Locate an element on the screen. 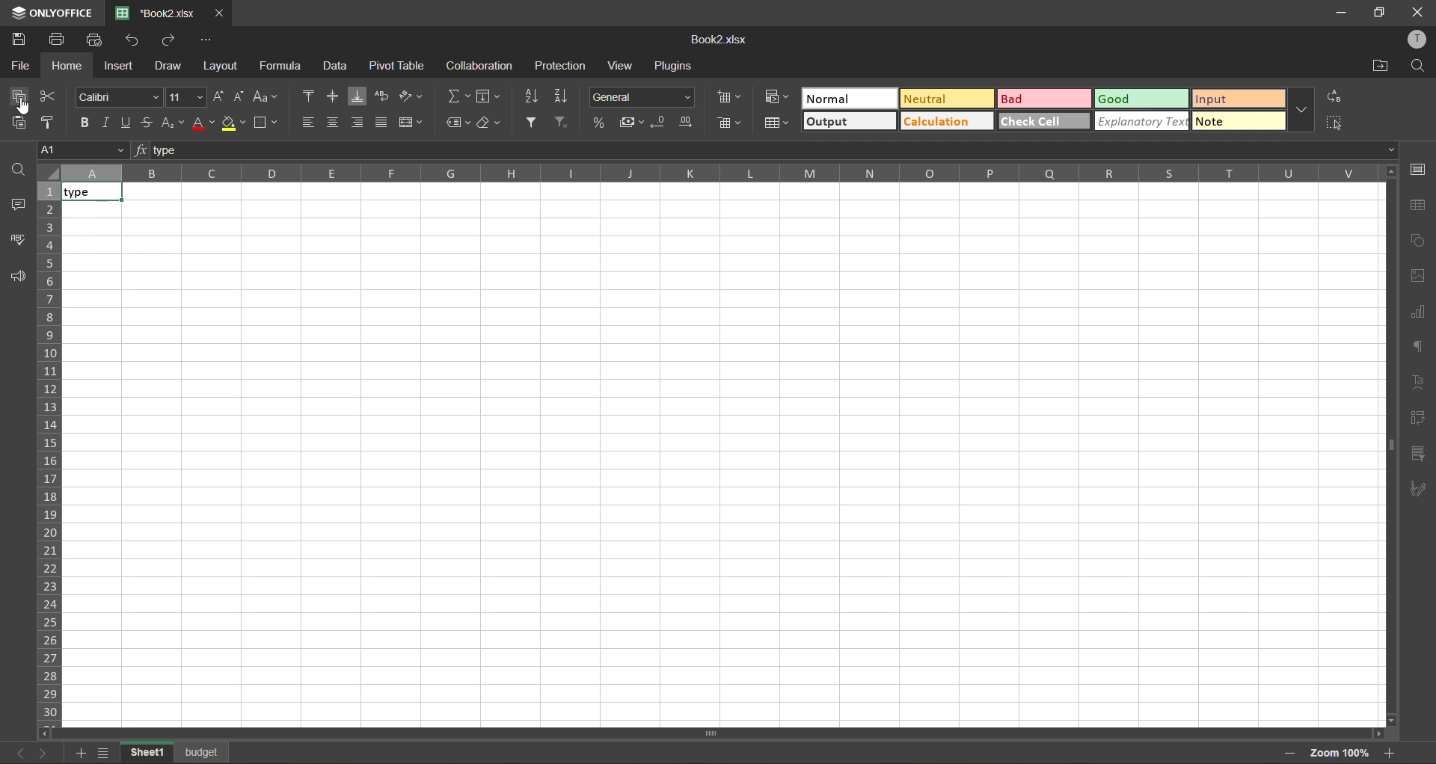 The image size is (1436, 764). sort descending is located at coordinates (561, 96).